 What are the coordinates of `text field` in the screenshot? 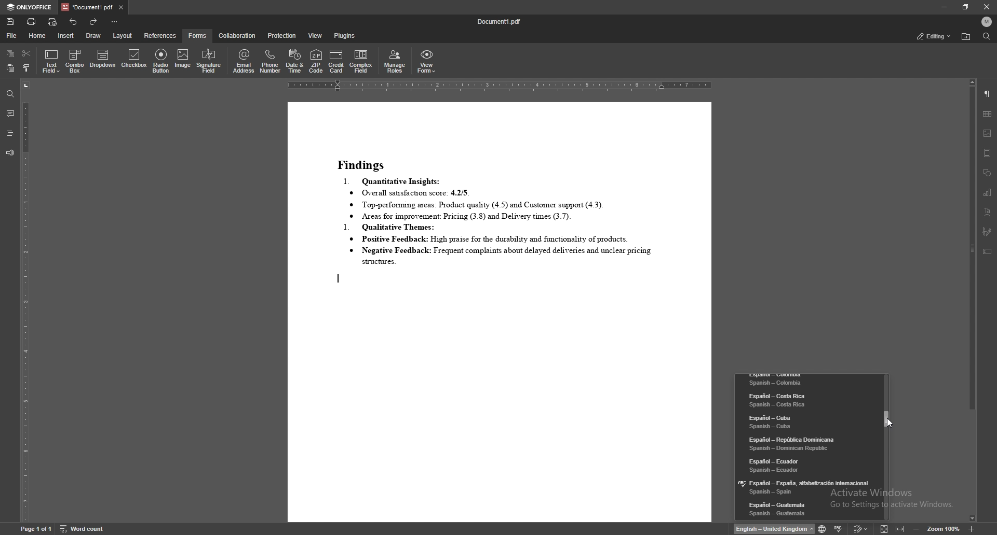 It's located at (51, 61).